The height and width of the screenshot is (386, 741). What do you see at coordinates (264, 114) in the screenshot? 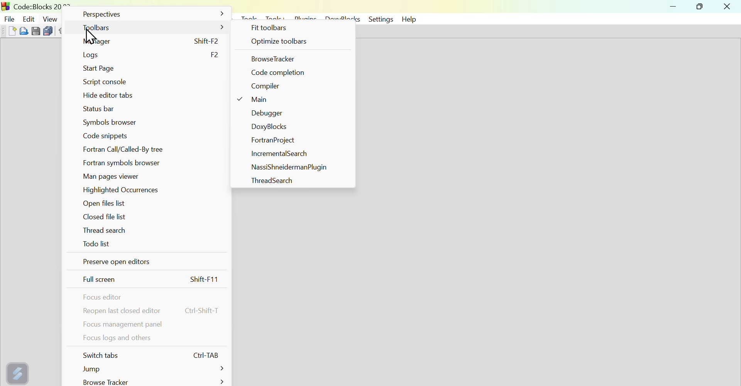
I see `debugger` at bounding box center [264, 114].